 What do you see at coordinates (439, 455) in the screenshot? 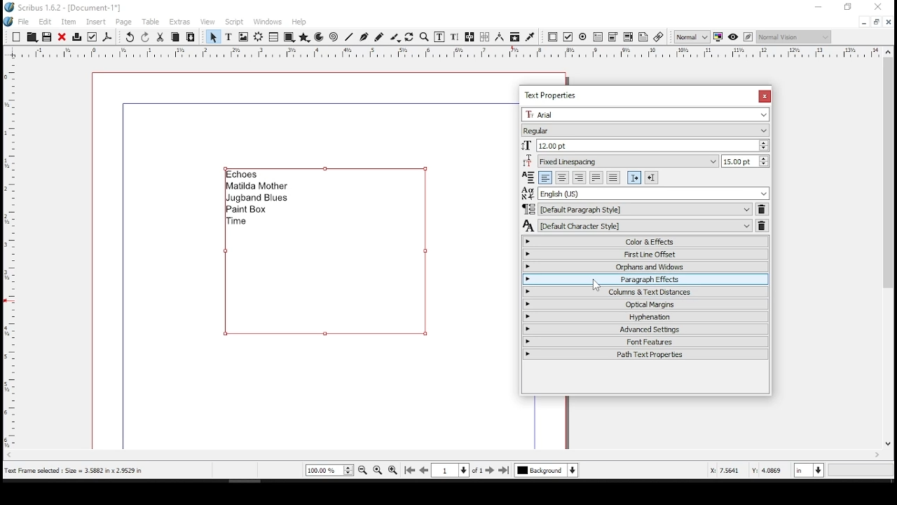
I see `scroll bar` at bounding box center [439, 455].